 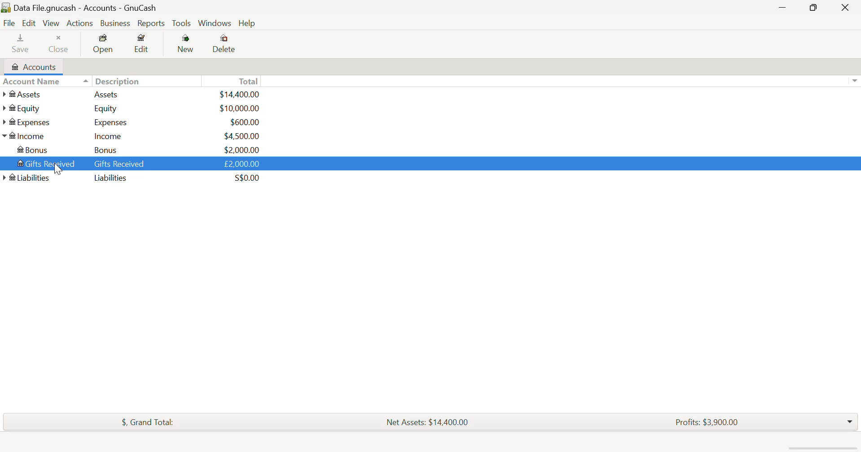 What do you see at coordinates (120, 164) in the screenshot?
I see `Gifts Received` at bounding box center [120, 164].